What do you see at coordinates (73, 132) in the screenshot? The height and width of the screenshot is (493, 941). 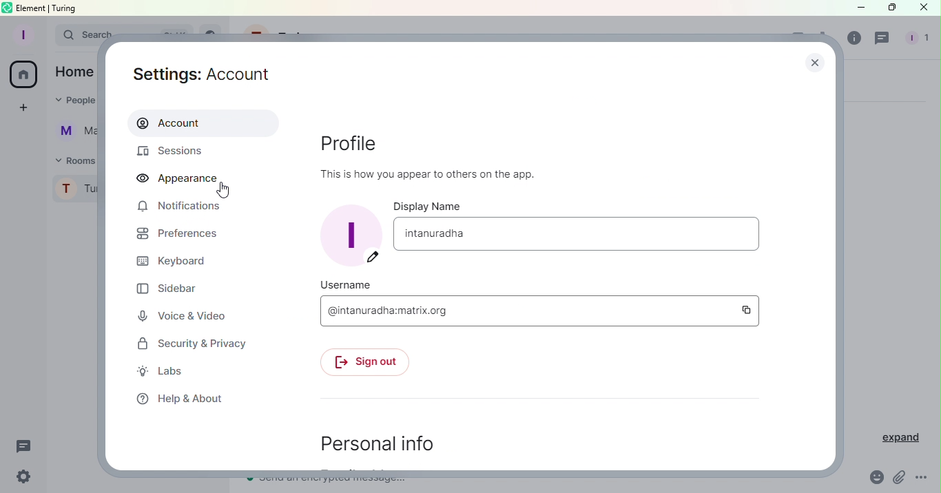 I see `Martina Tornello` at bounding box center [73, 132].